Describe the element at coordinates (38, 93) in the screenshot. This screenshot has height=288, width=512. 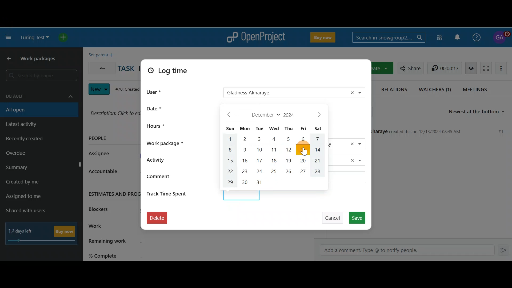
I see `Default` at that location.